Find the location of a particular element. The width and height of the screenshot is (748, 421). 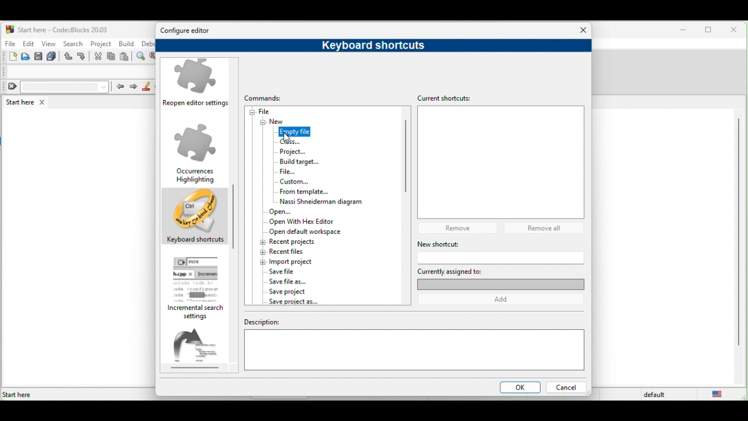

save everything is located at coordinates (53, 57).